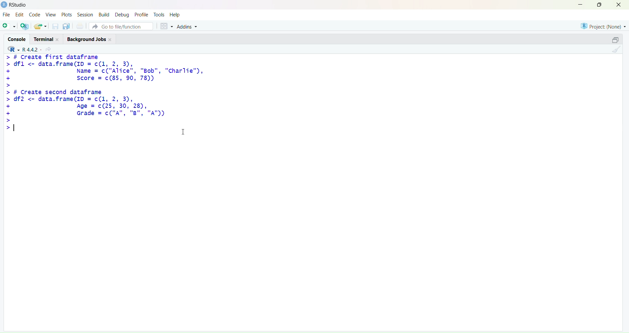  I want to click on Addins, so click(187, 26).